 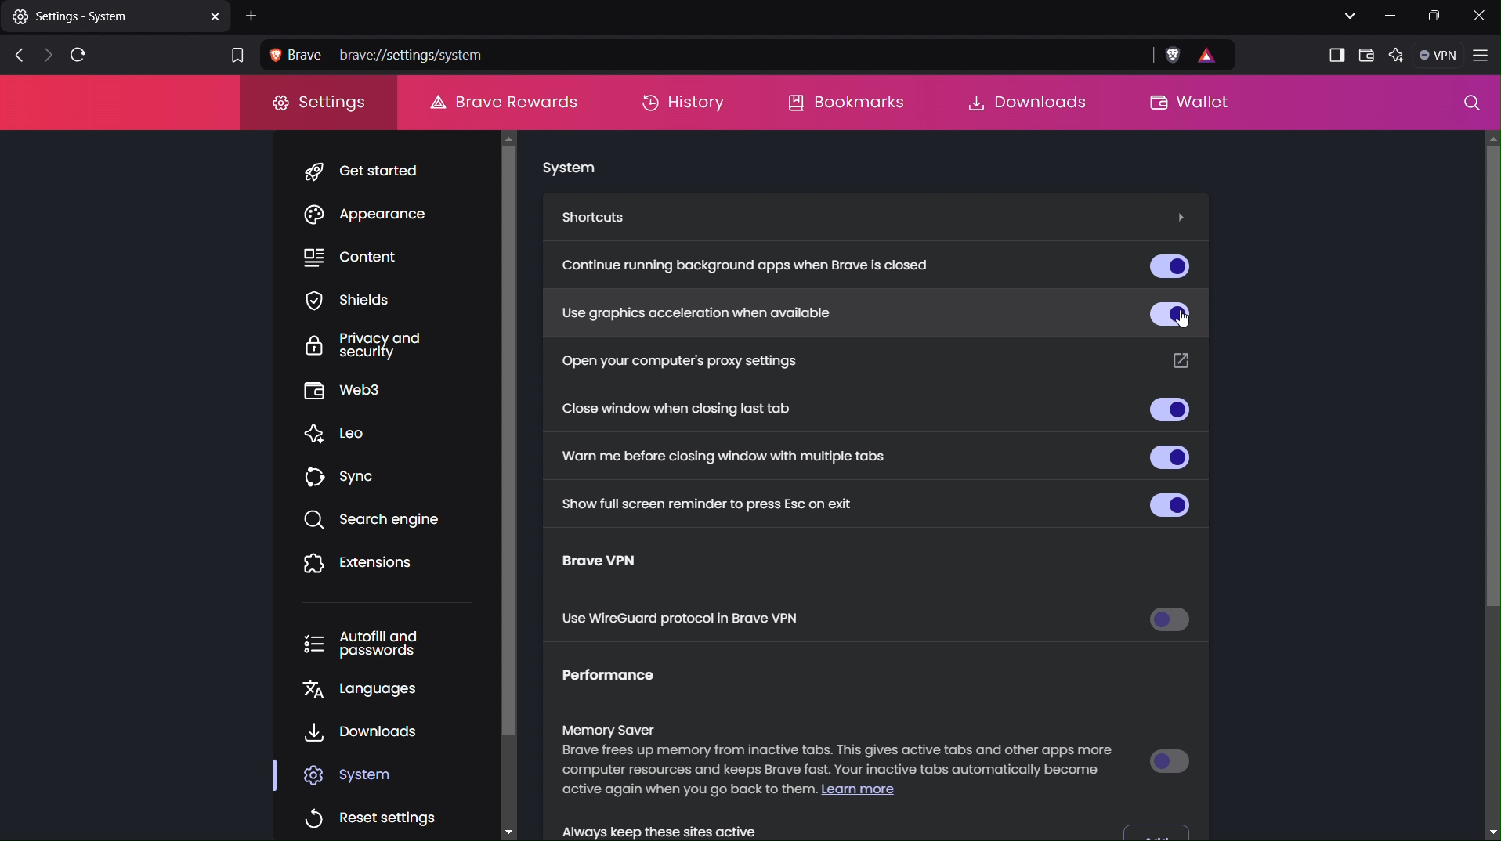 What do you see at coordinates (1387, 16) in the screenshot?
I see `Minimize` at bounding box center [1387, 16].